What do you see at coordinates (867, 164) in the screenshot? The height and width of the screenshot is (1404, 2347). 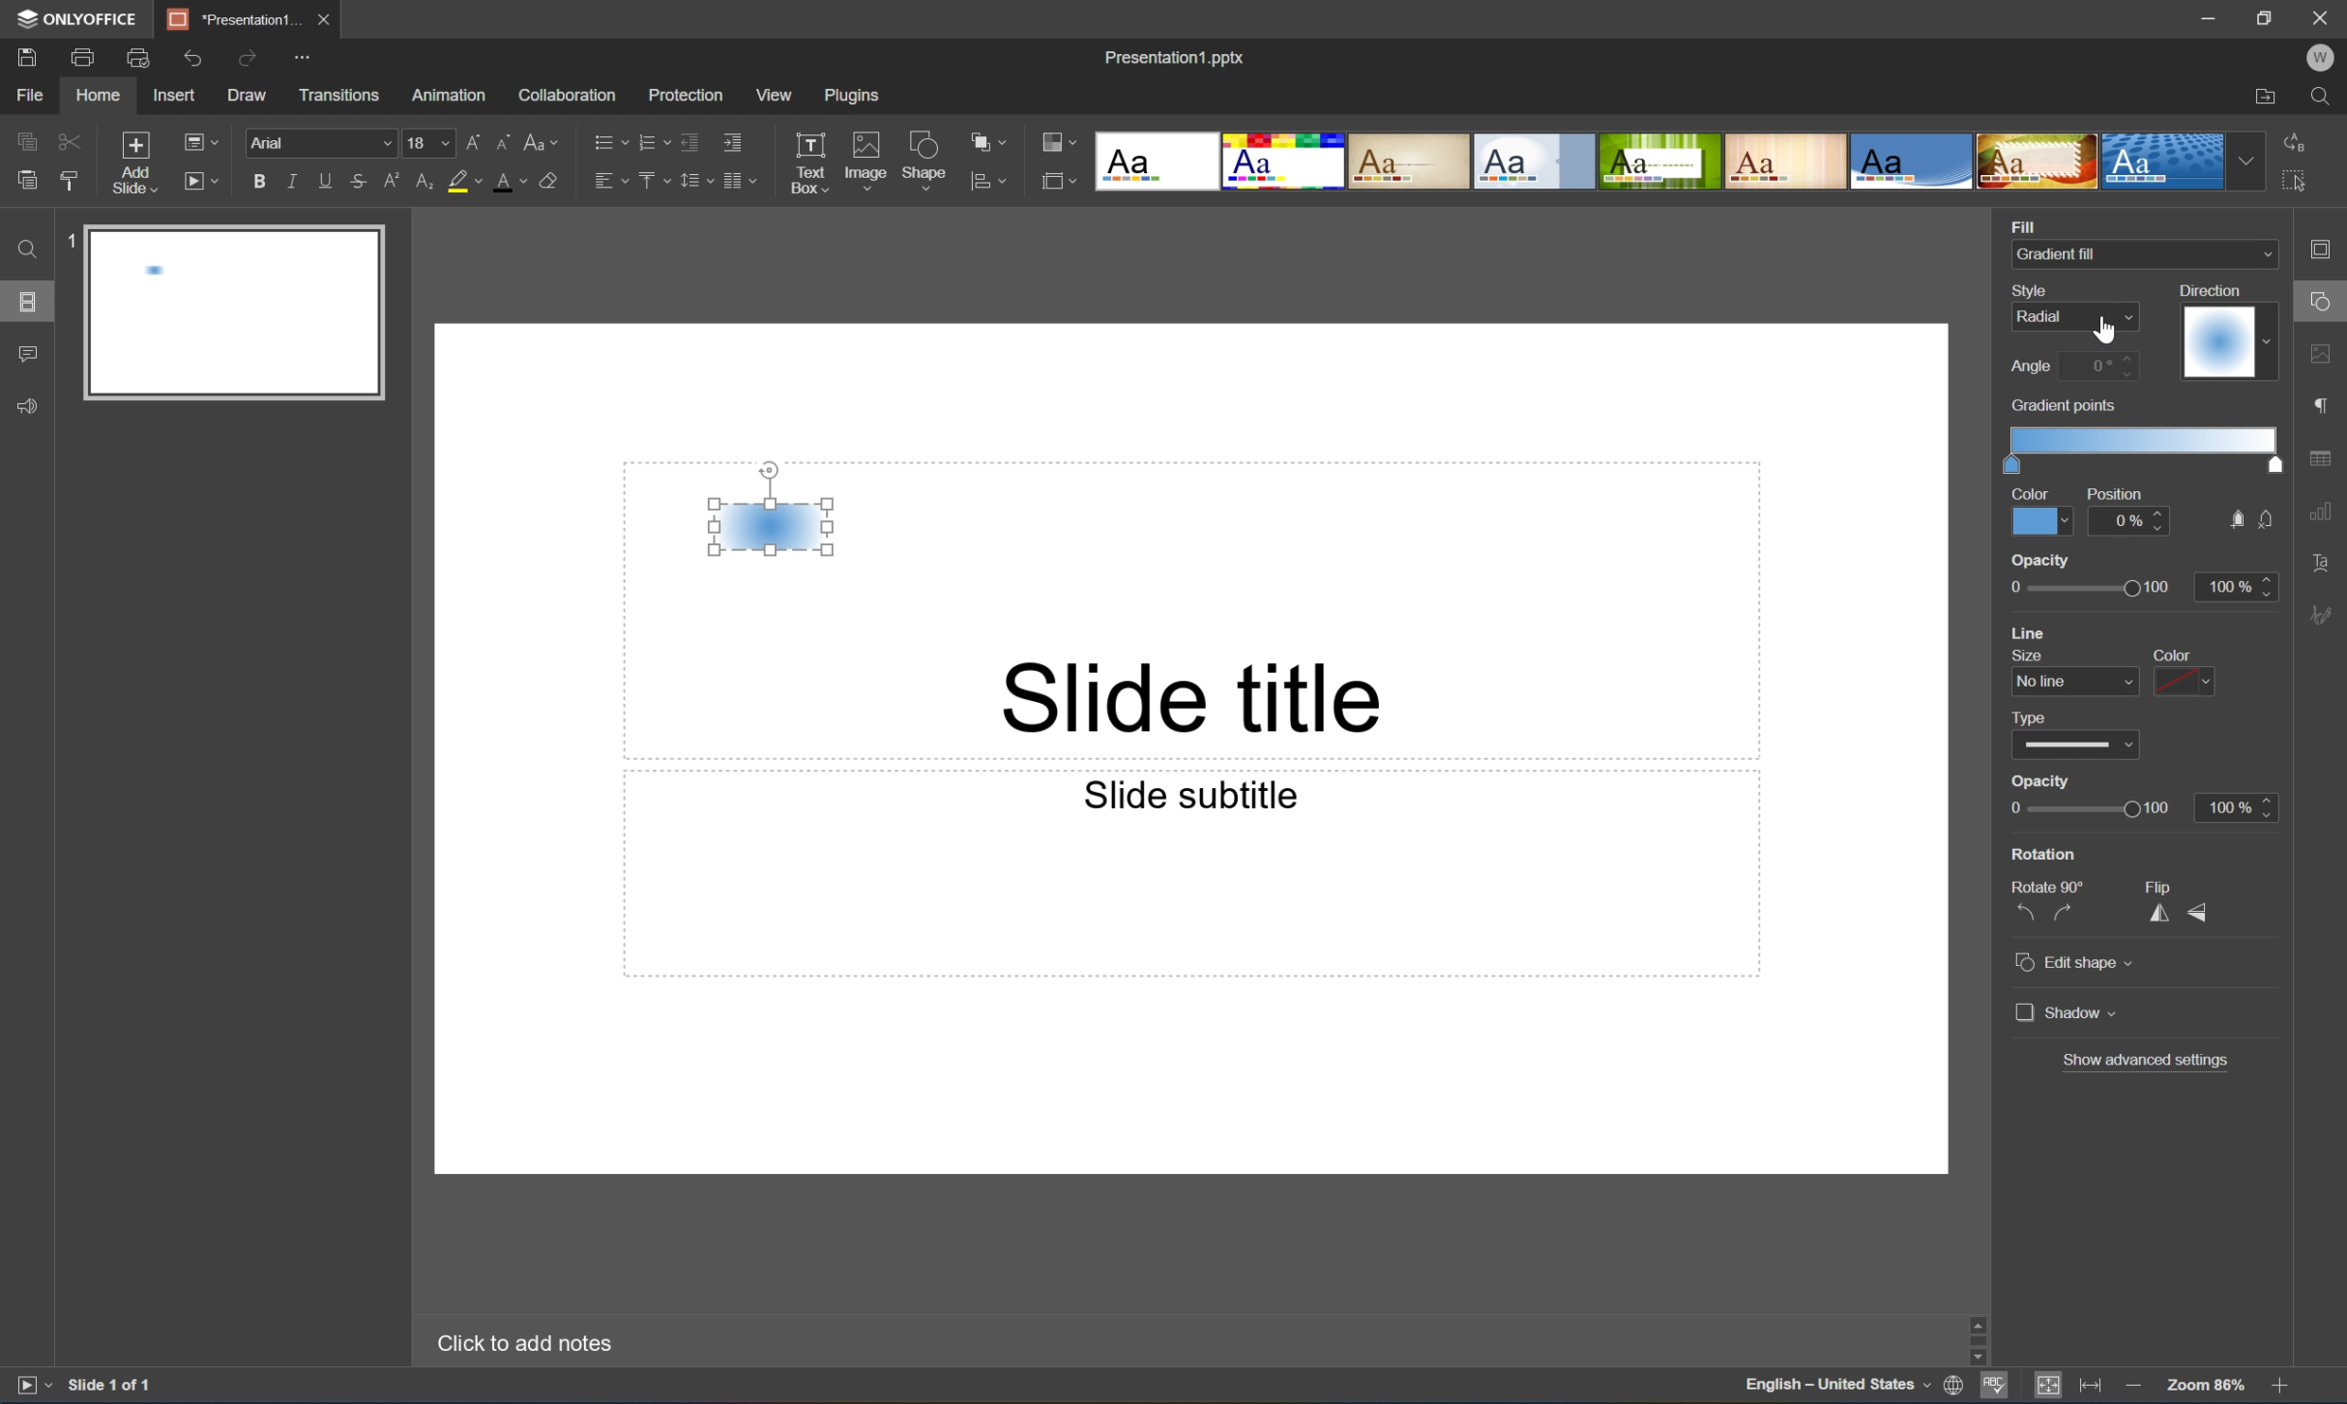 I see `Image` at bounding box center [867, 164].